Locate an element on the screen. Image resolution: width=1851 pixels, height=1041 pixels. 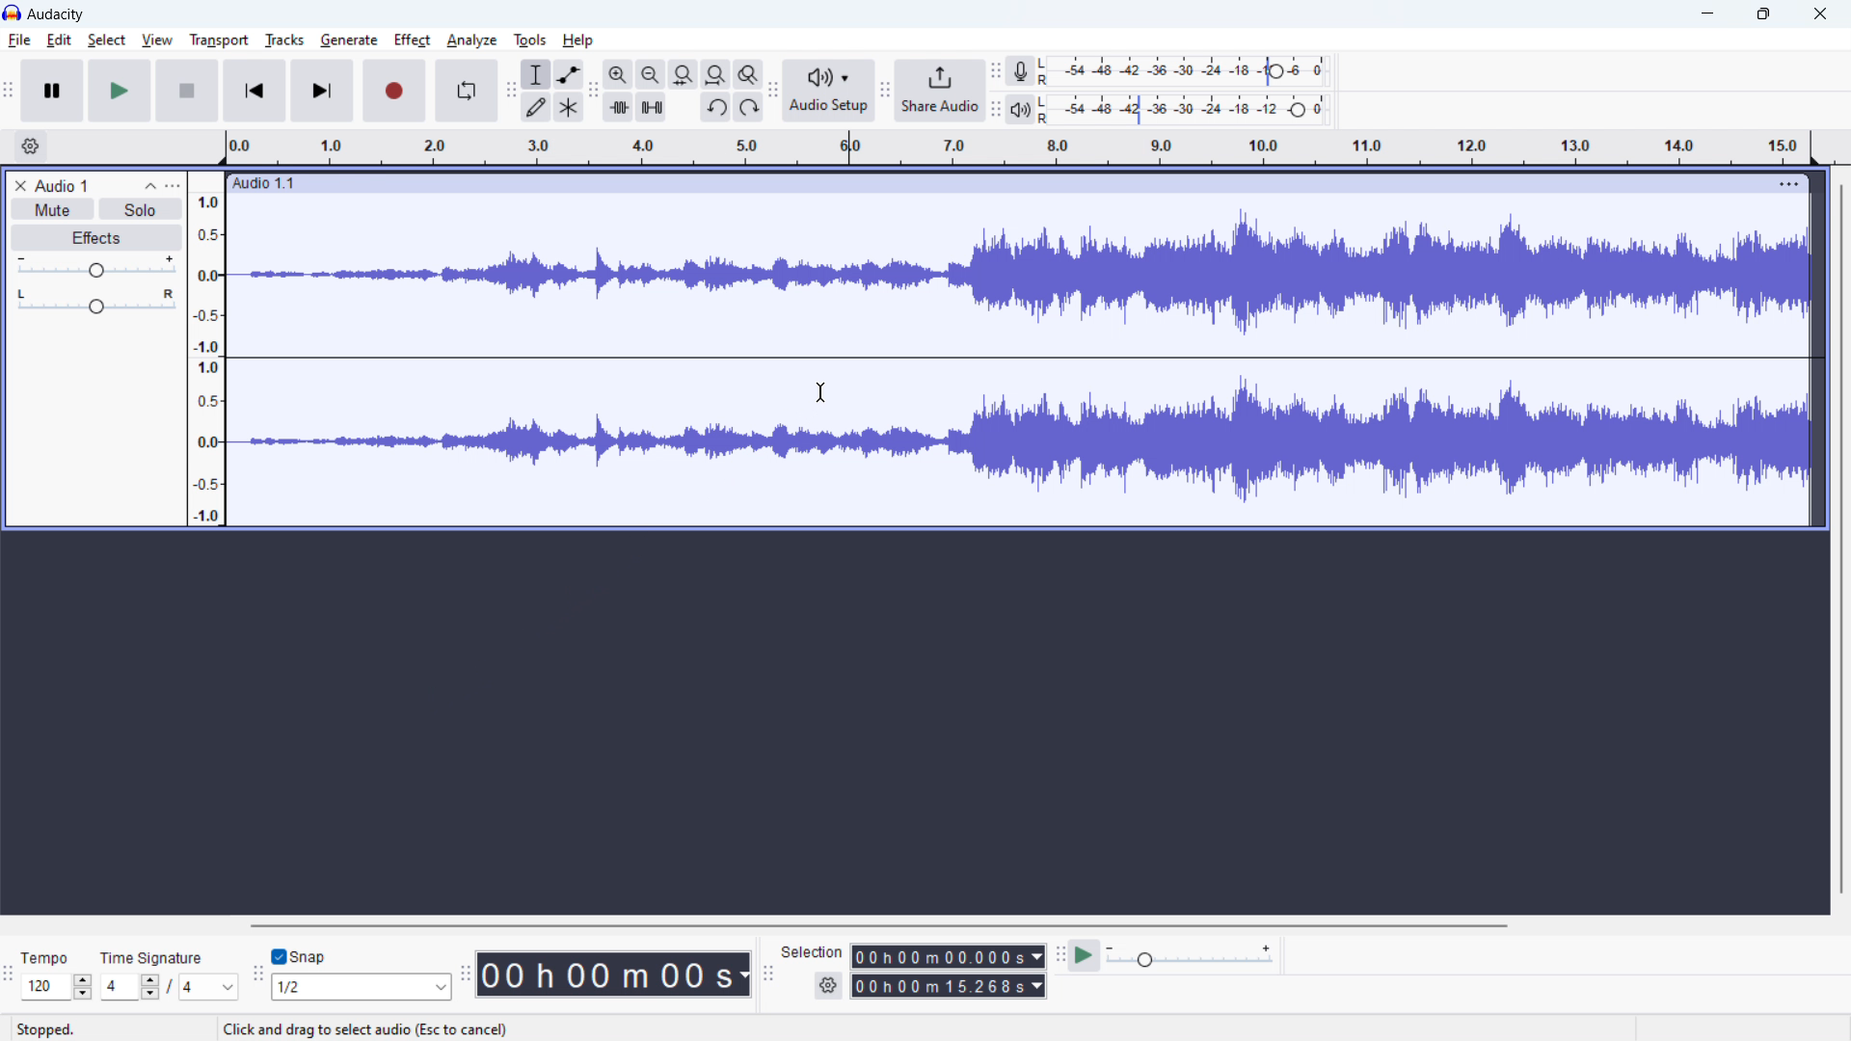
zoom out is located at coordinates (651, 74).